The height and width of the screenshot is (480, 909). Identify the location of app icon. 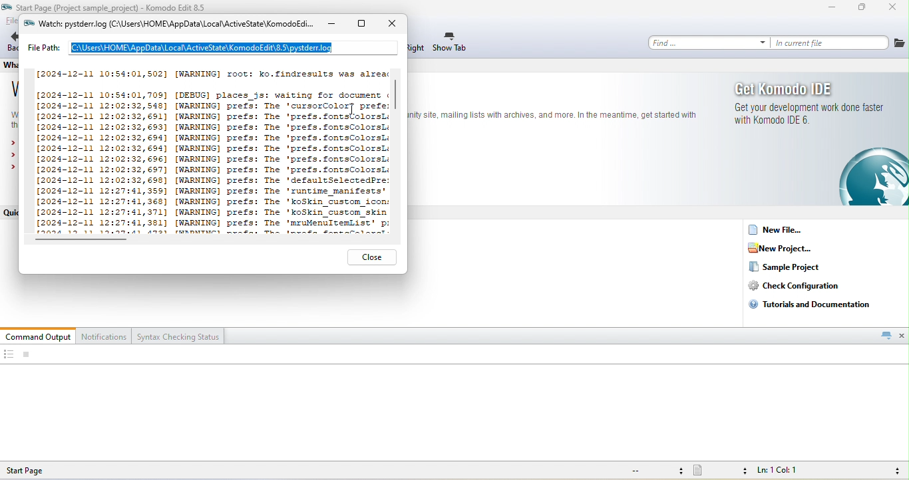
(7, 7).